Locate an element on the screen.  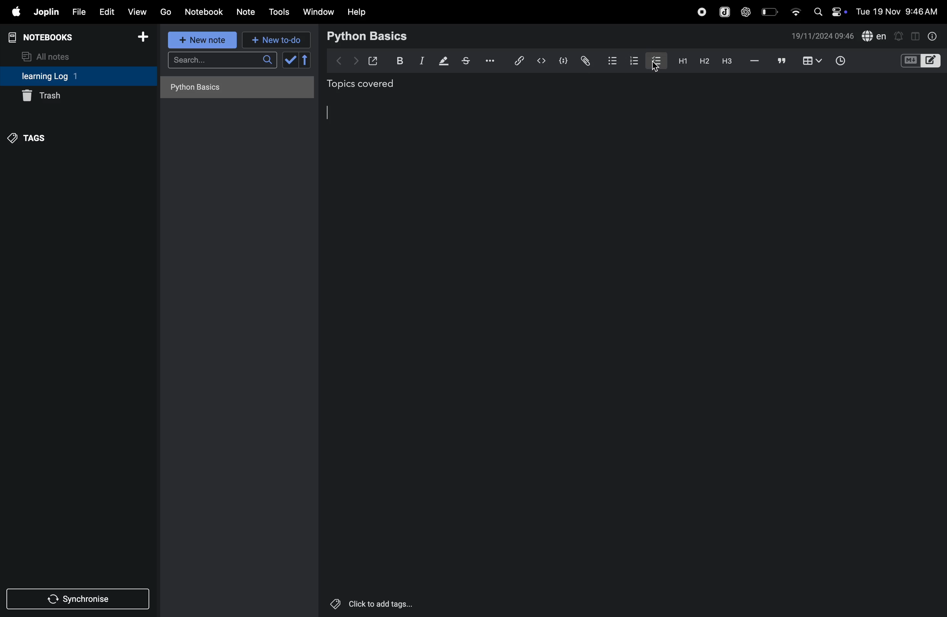
learning log is located at coordinates (61, 77).